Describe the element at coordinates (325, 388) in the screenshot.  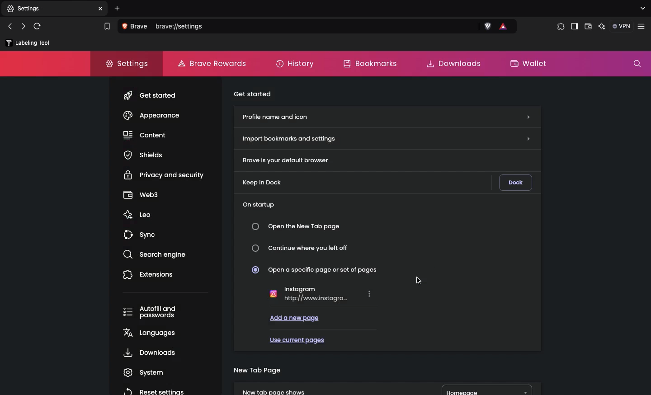
I see `New tab page shows` at that location.